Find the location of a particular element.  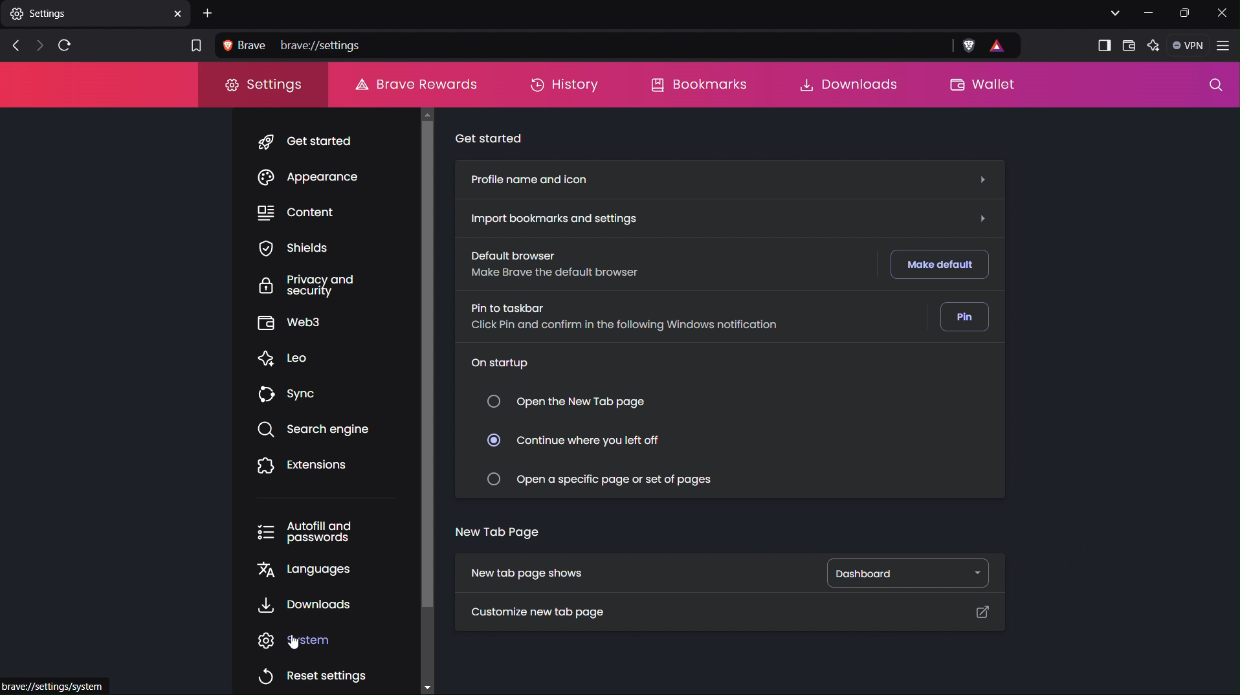

Refresh is located at coordinates (67, 44).